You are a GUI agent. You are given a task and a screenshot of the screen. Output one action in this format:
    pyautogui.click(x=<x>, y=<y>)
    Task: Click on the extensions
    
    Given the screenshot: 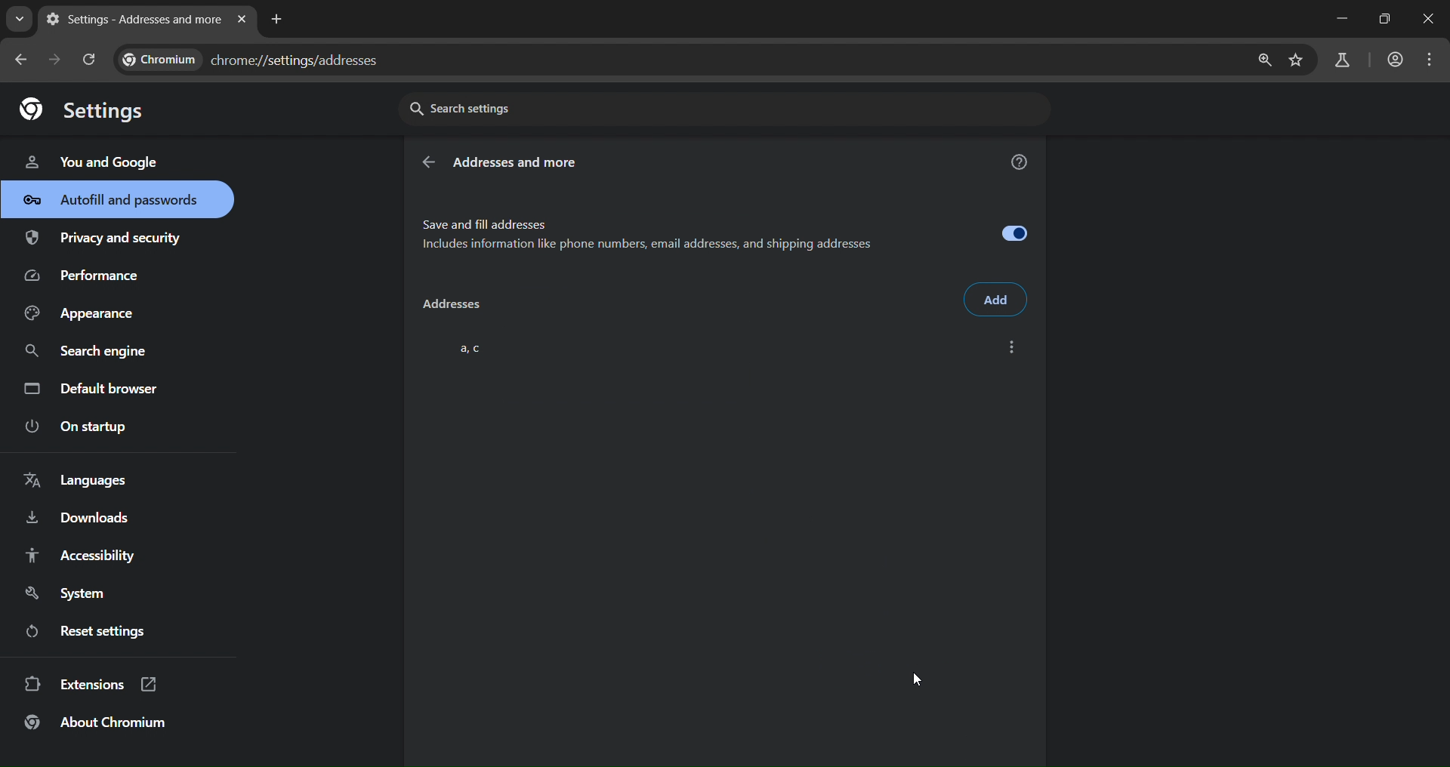 What is the action you would take?
    pyautogui.click(x=91, y=682)
    